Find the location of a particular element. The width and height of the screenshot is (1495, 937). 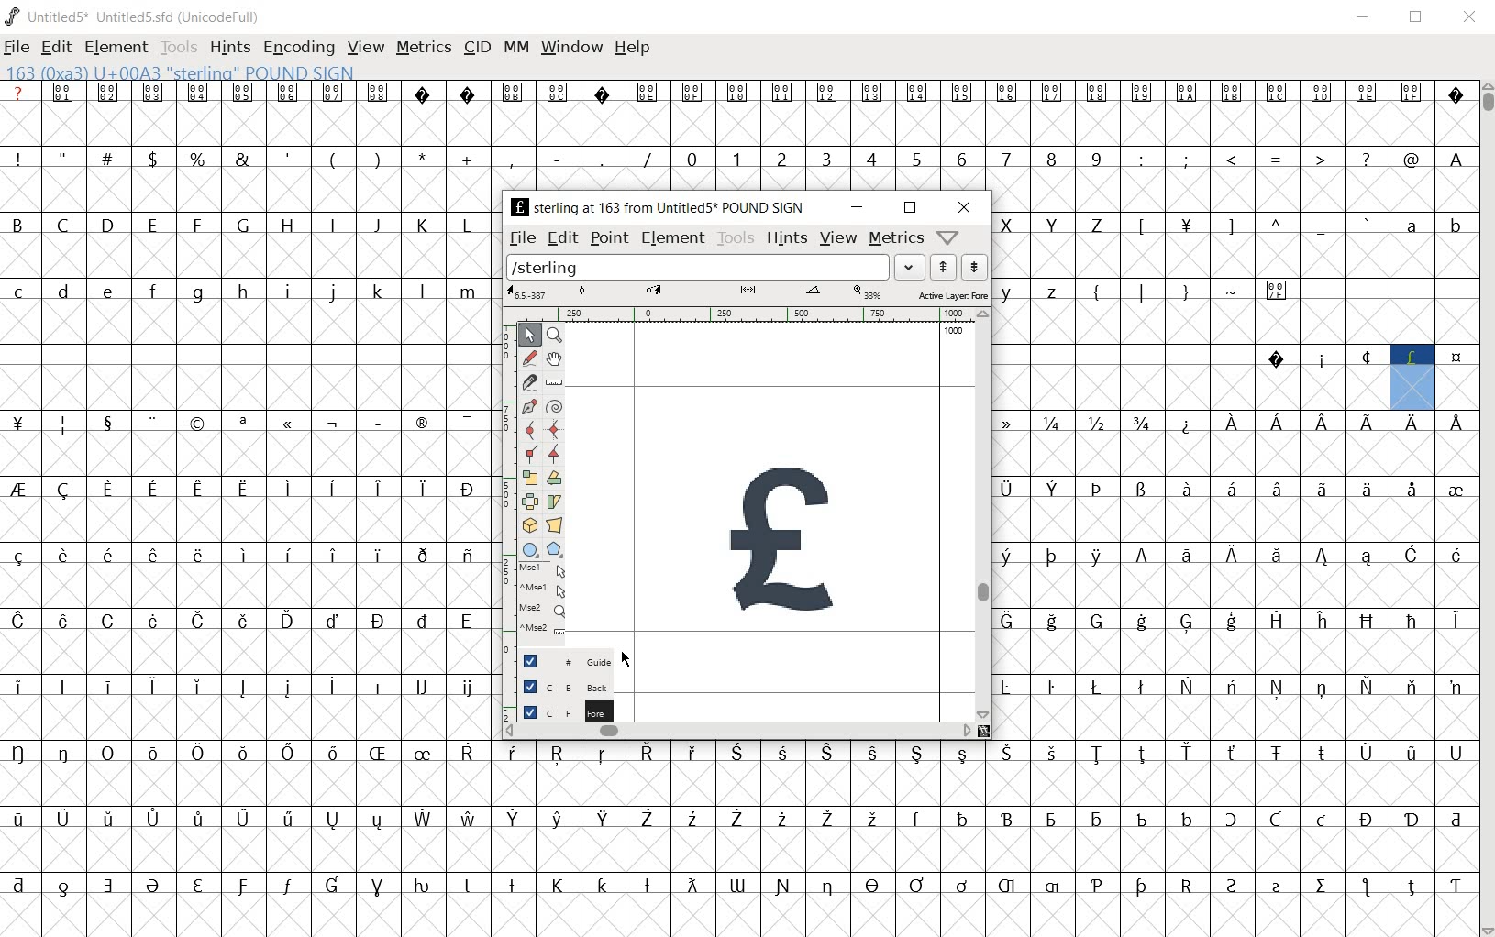

Symbol is located at coordinates (380, 93).